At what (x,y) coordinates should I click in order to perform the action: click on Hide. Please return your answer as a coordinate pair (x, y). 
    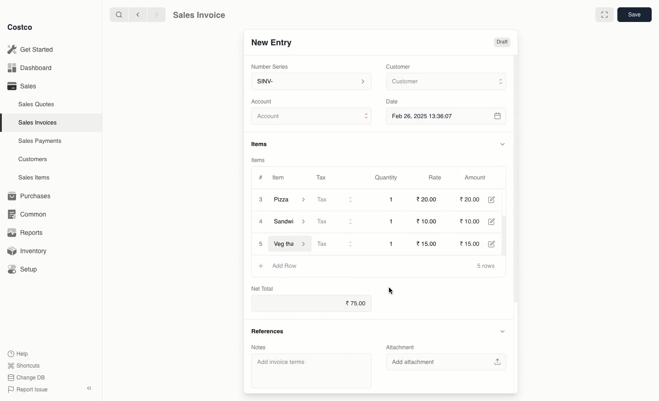
    Looking at the image, I should click on (502, 331).